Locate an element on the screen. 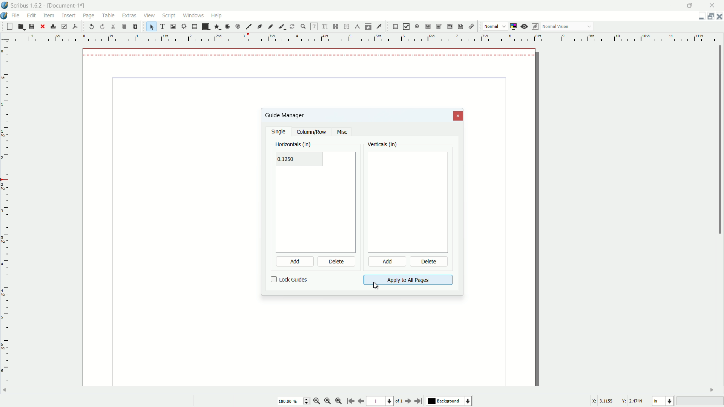  redo is located at coordinates (103, 26).